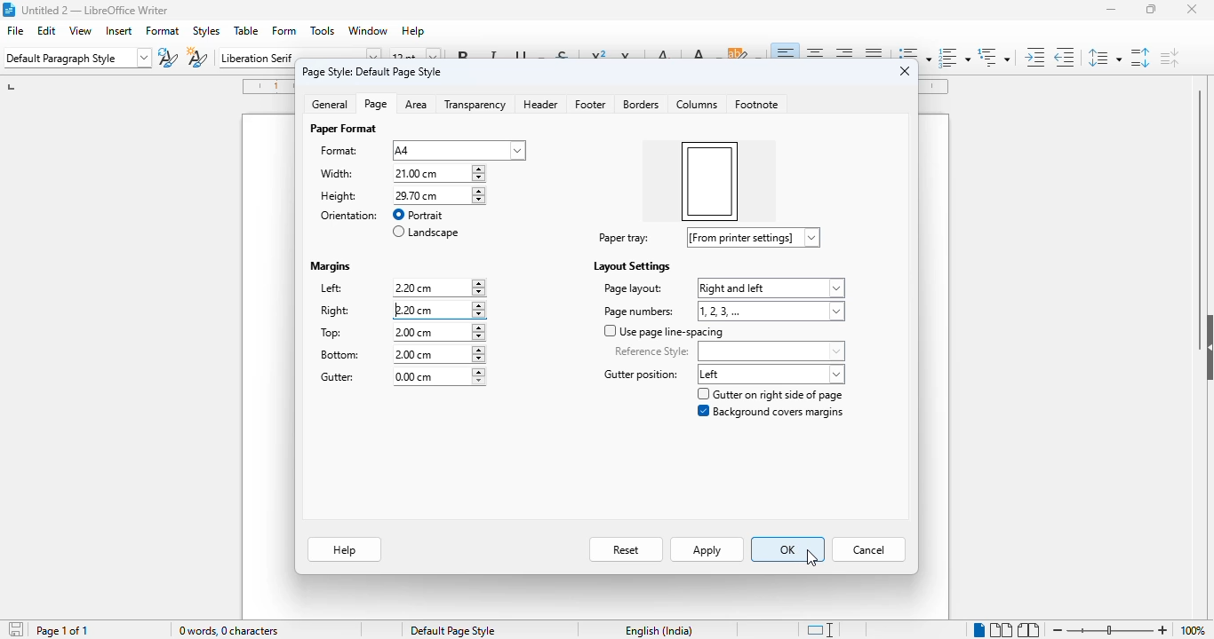  I want to click on format options dropdown, so click(459, 152).